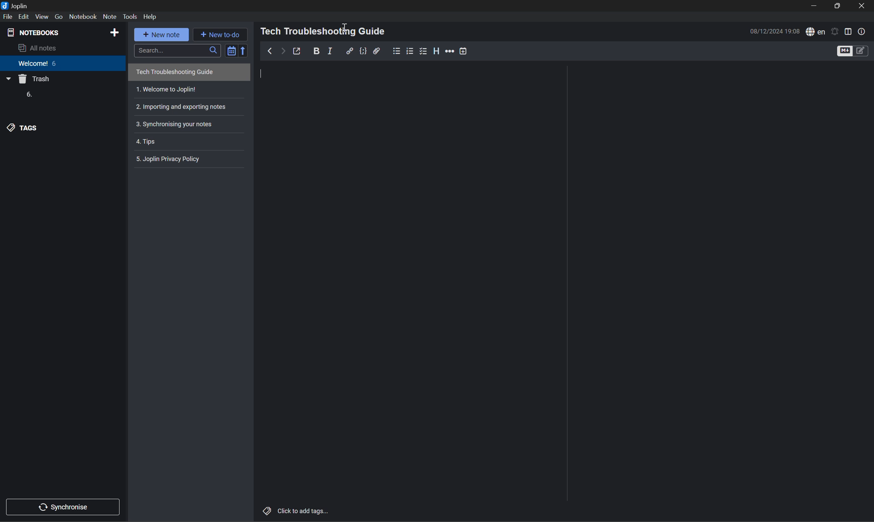  Describe the element at coordinates (297, 510) in the screenshot. I see `Click to add tags` at that location.